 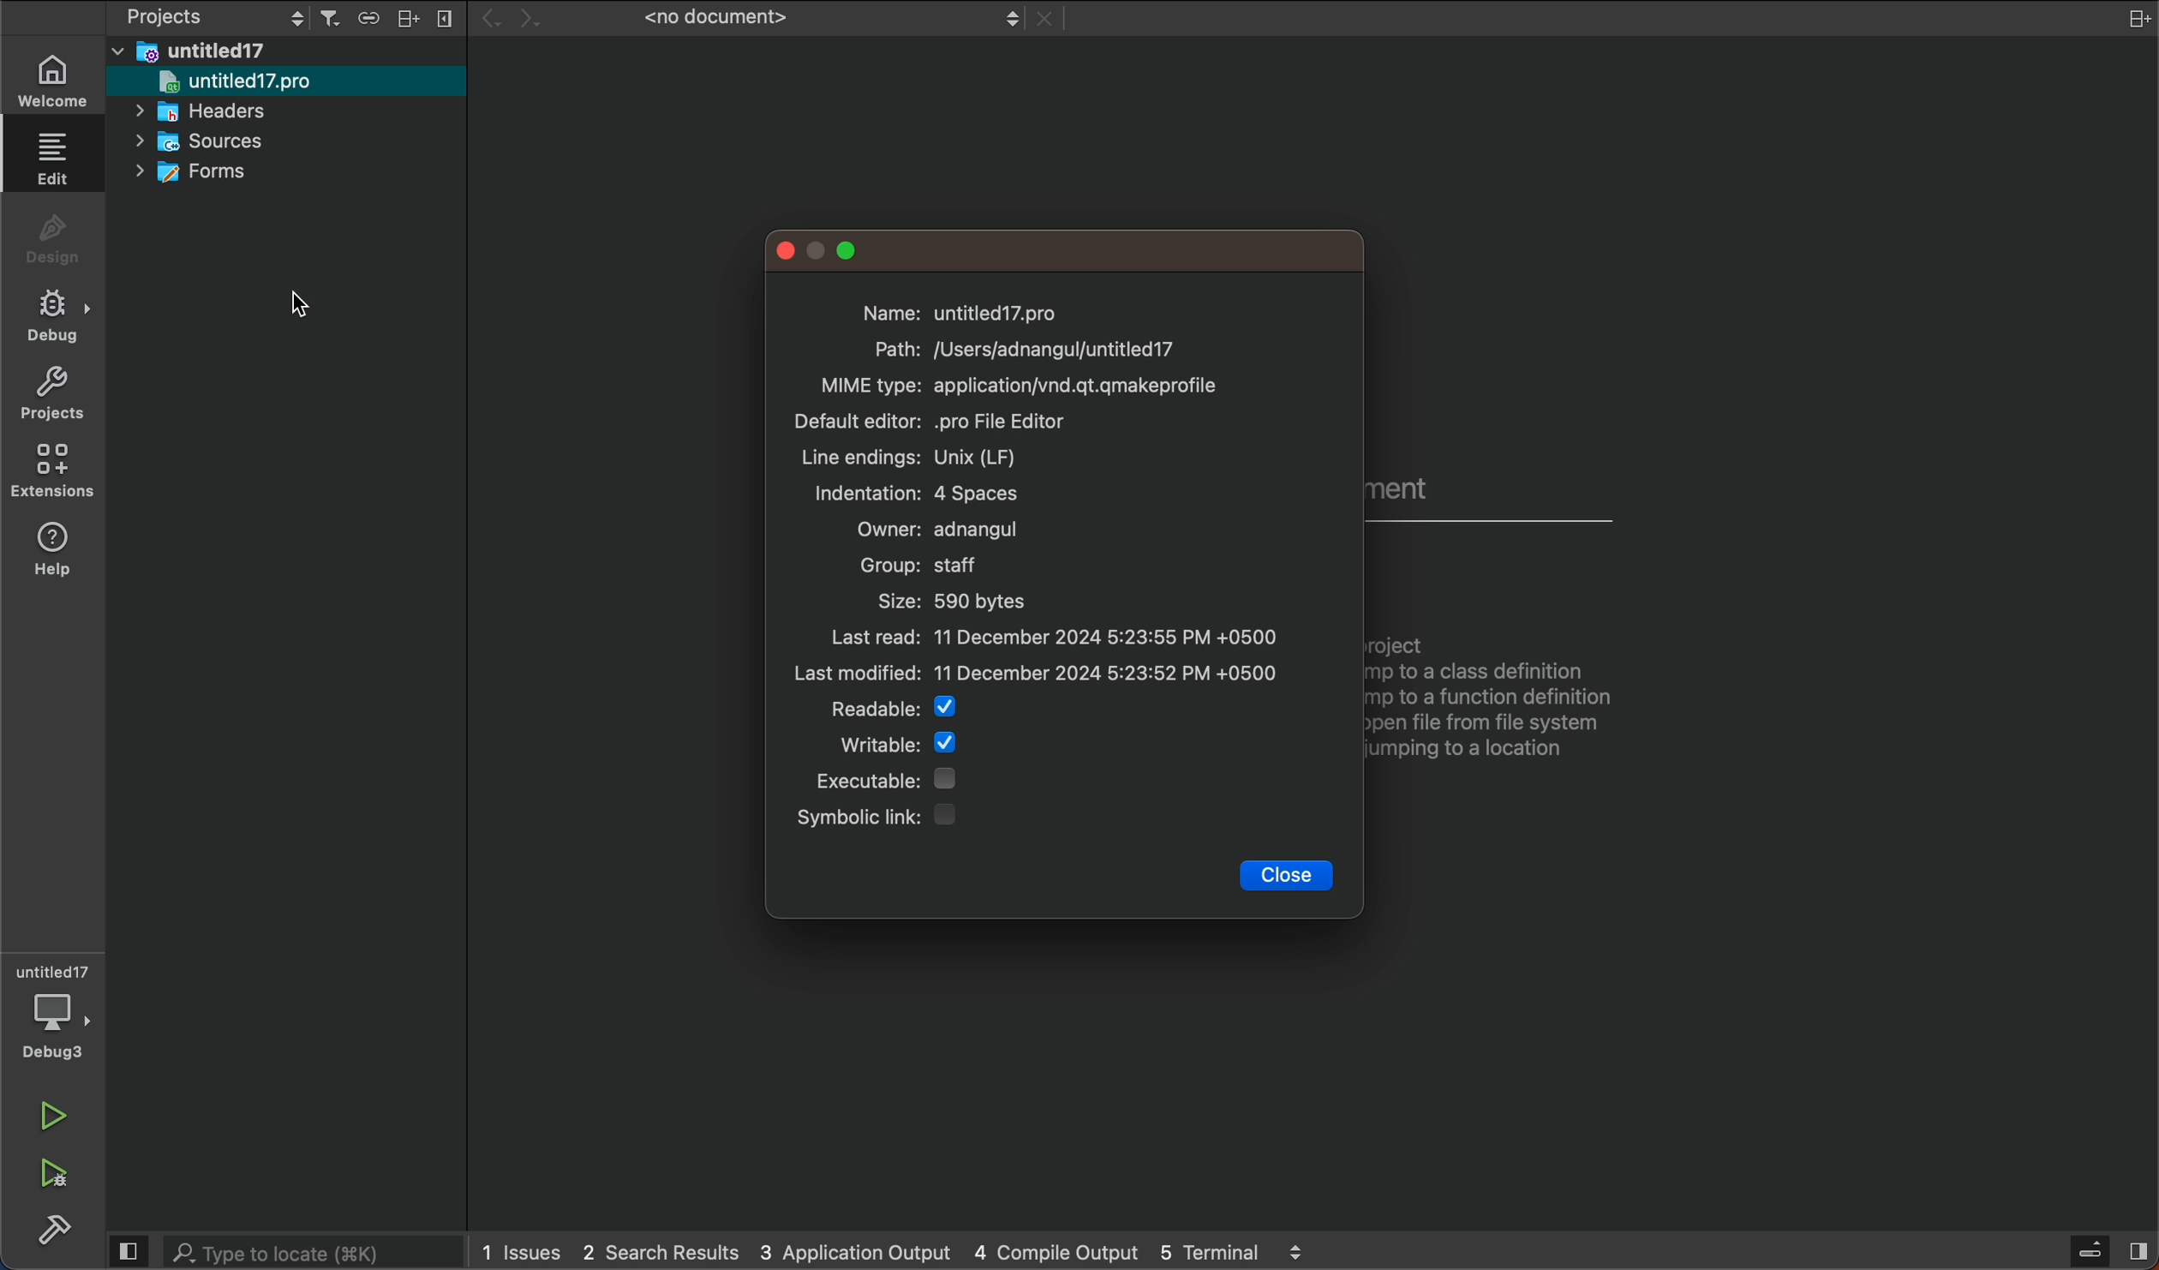 I want to click on build, so click(x=57, y=1234).